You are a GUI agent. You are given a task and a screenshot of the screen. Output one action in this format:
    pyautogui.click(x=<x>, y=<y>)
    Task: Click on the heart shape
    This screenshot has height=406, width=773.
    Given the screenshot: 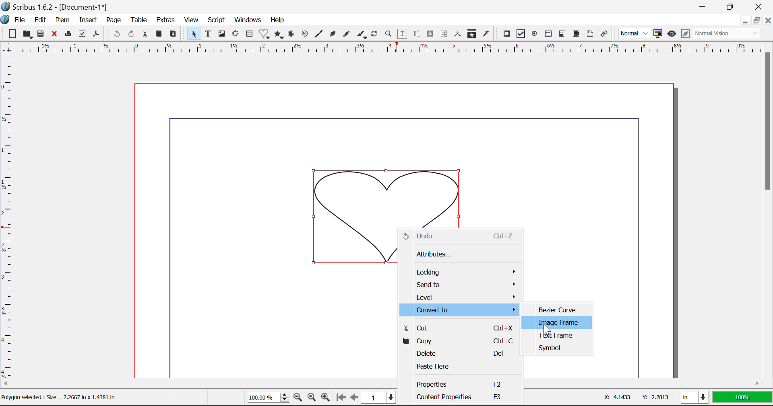 What is the action you would take?
    pyautogui.click(x=387, y=195)
    